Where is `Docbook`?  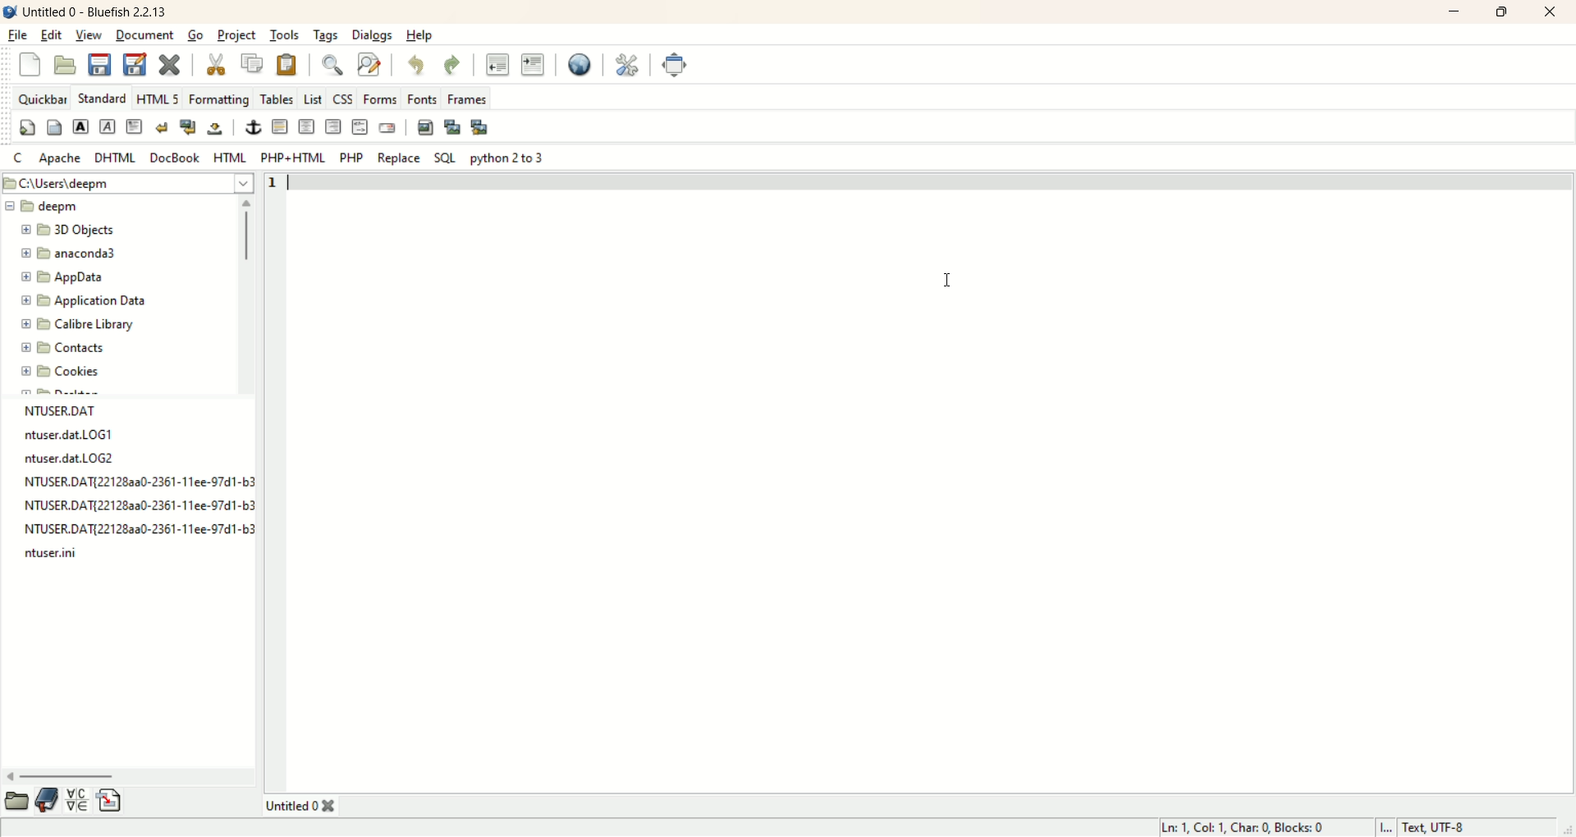
Docbook is located at coordinates (178, 159).